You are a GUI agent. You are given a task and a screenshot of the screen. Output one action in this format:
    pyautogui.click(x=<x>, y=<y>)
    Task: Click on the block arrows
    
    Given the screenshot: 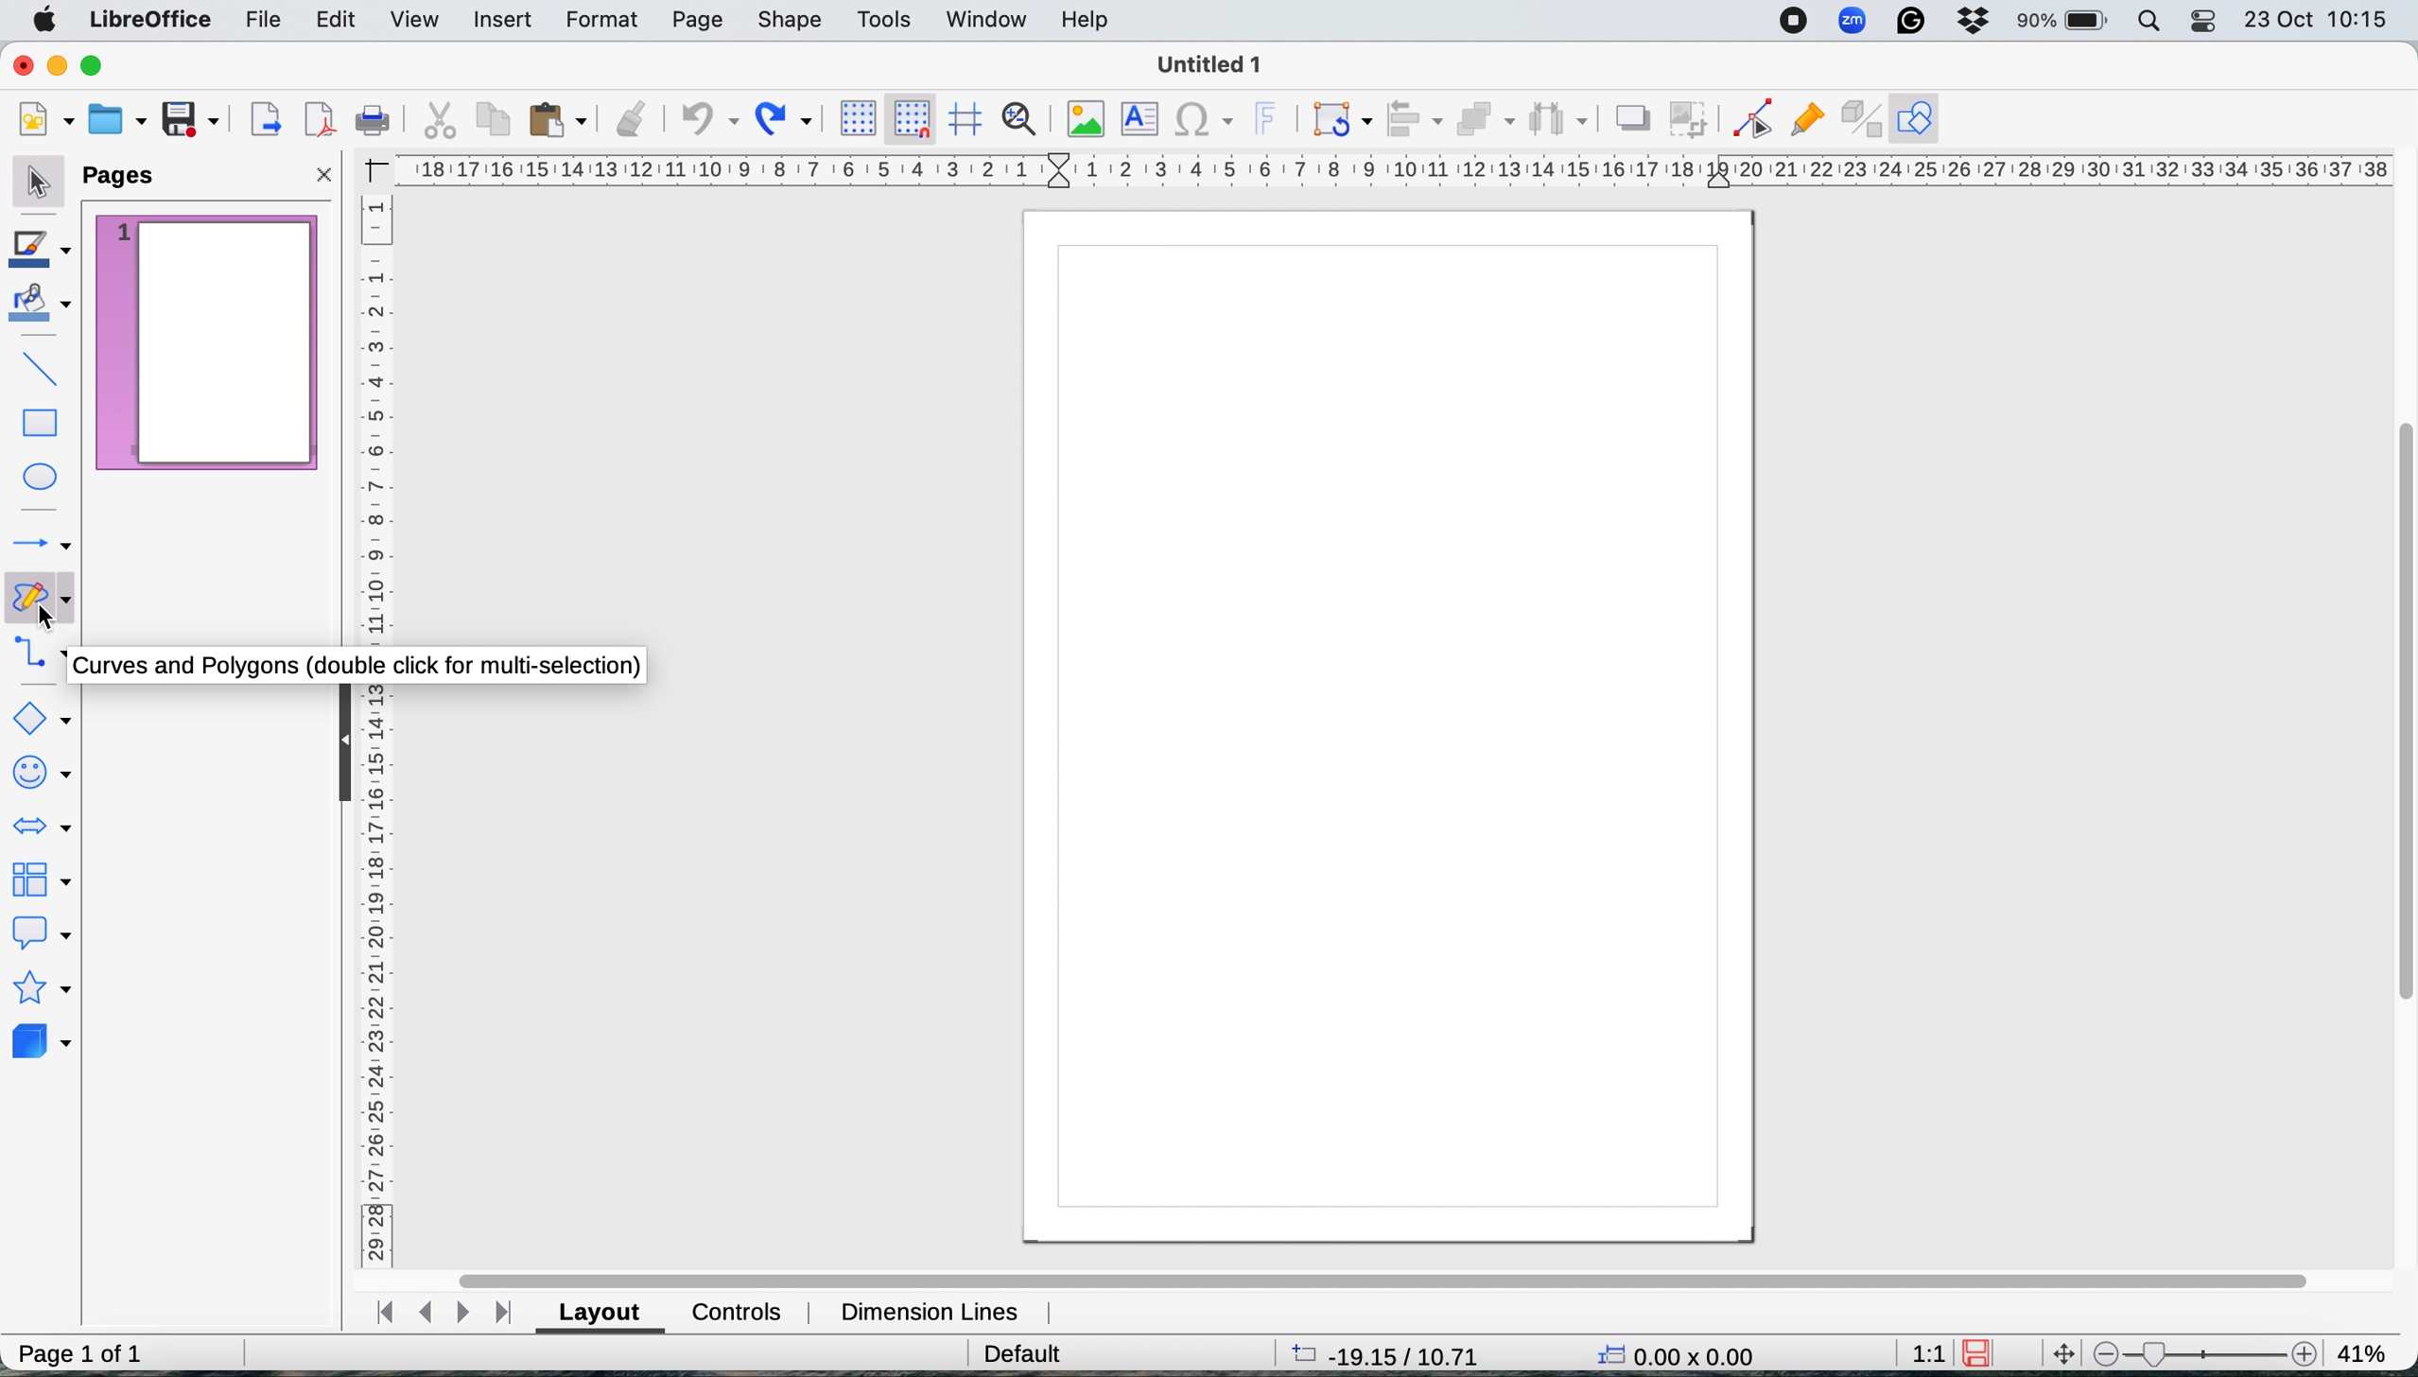 What is the action you would take?
    pyautogui.click(x=43, y=822)
    